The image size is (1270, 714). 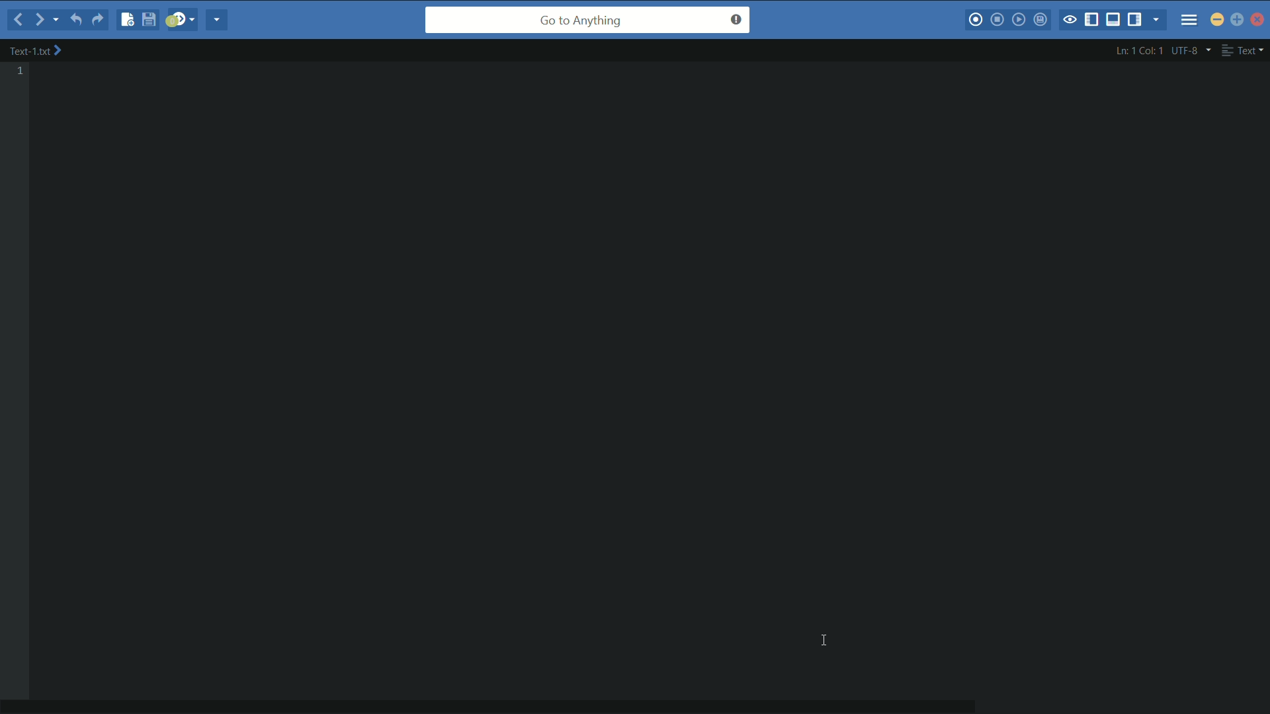 I want to click on save macros to toolbox, so click(x=1041, y=19).